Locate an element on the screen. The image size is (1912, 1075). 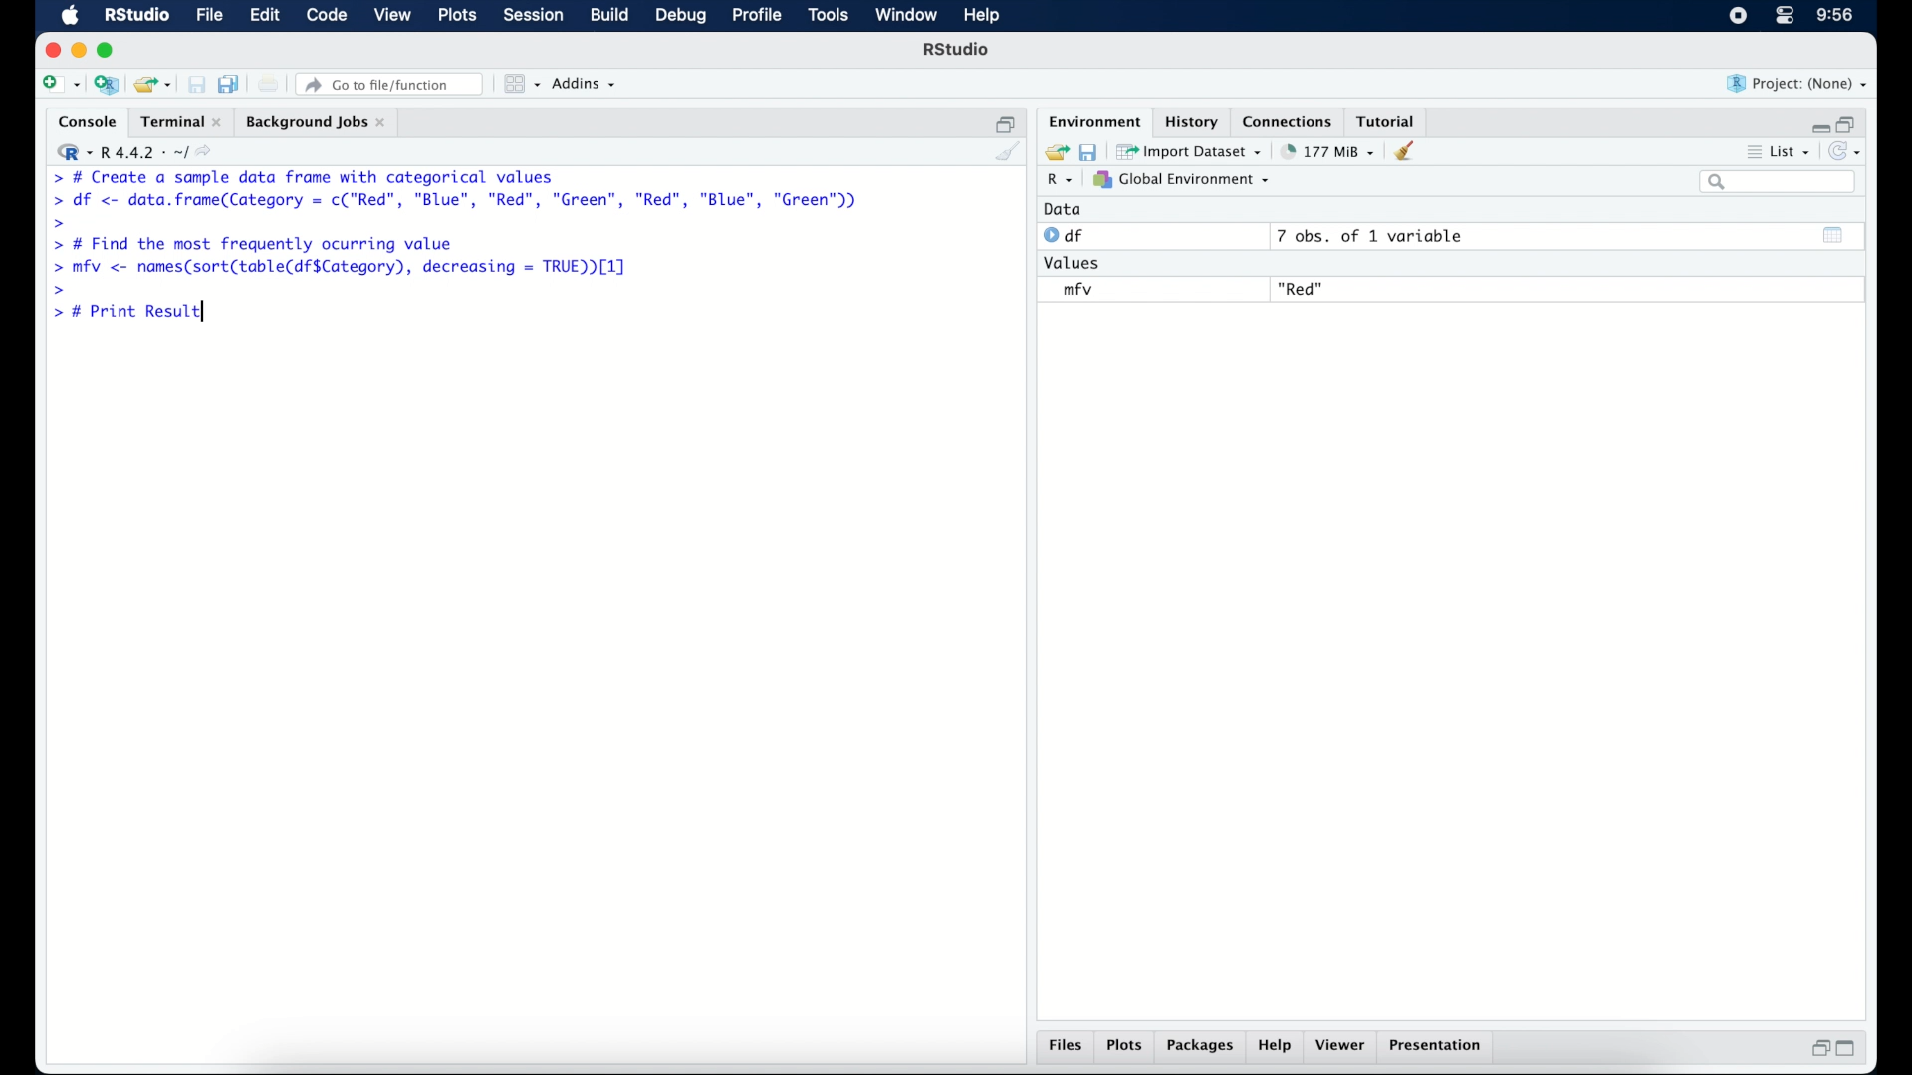
Go to file/ function is located at coordinates (393, 83).